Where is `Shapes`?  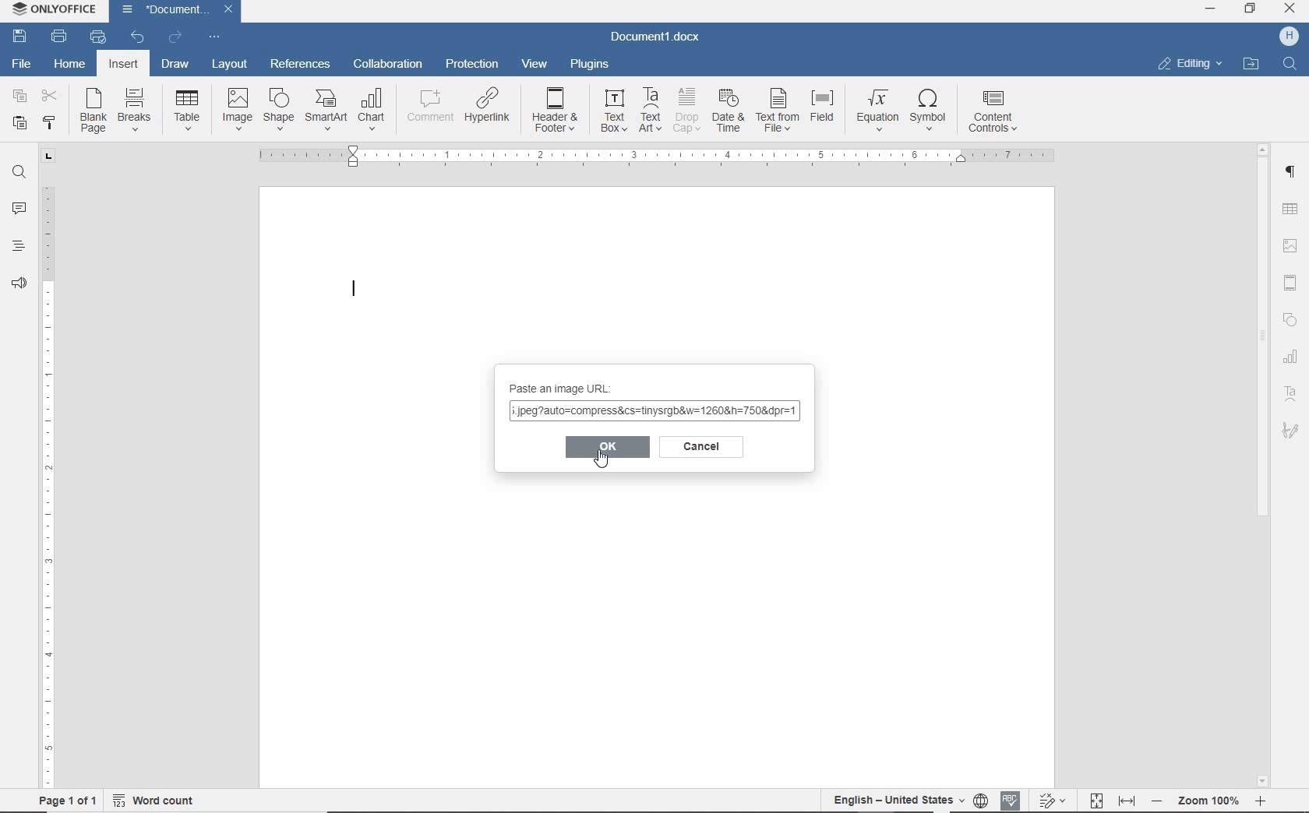 Shapes is located at coordinates (1293, 315).